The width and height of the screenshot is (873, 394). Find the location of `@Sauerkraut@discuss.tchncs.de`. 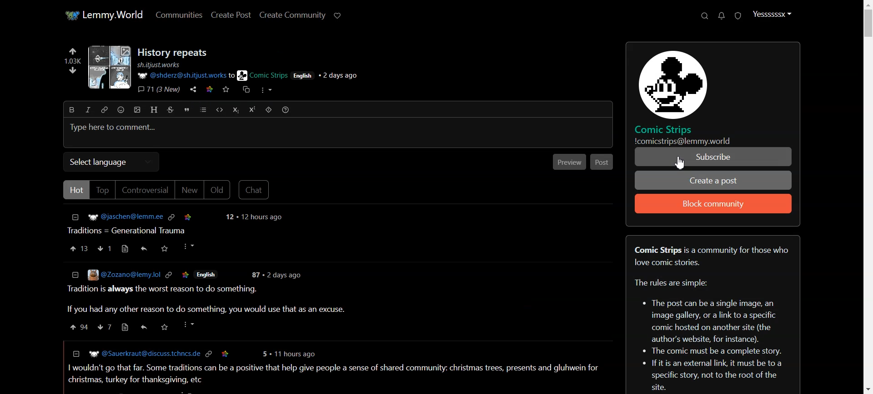

@Sauerkraut@discuss.tchncs.de is located at coordinates (138, 354).